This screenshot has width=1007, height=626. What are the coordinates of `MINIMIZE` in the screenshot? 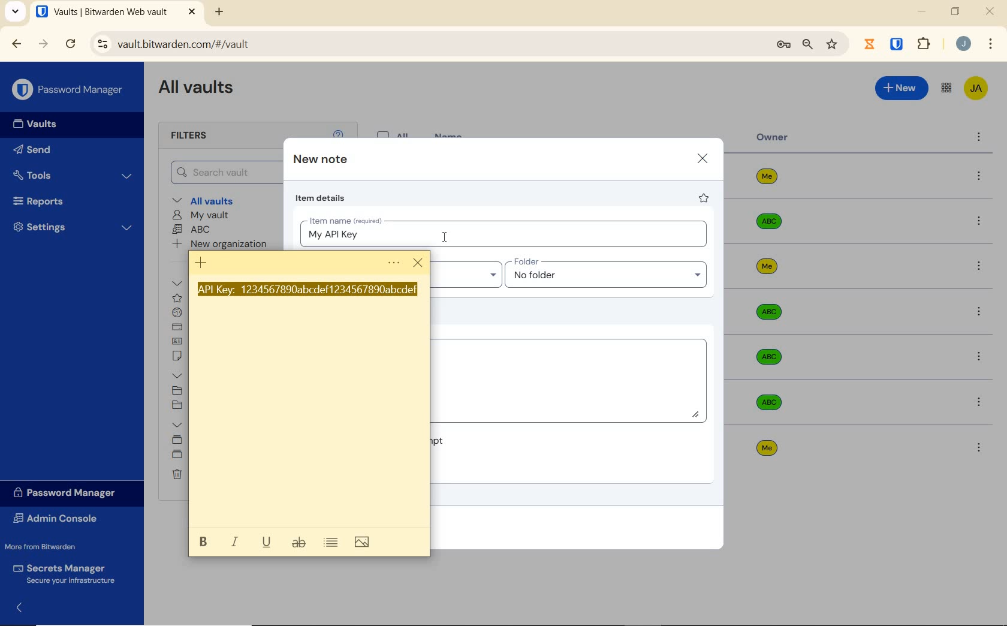 It's located at (923, 12).